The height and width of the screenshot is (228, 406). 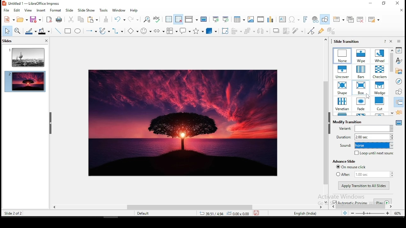 What do you see at coordinates (305, 20) in the screenshot?
I see `fontwork text` at bounding box center [305, 20].